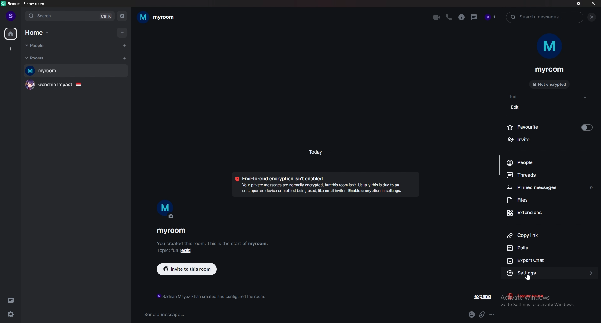 The height and width of the screenshot is (323, 601). Describe the element at coordinates (55, 17) in the screenshot. I see `search` at that location.